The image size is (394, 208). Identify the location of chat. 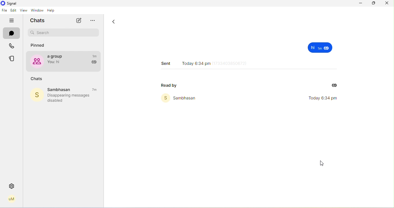
(12, 34).